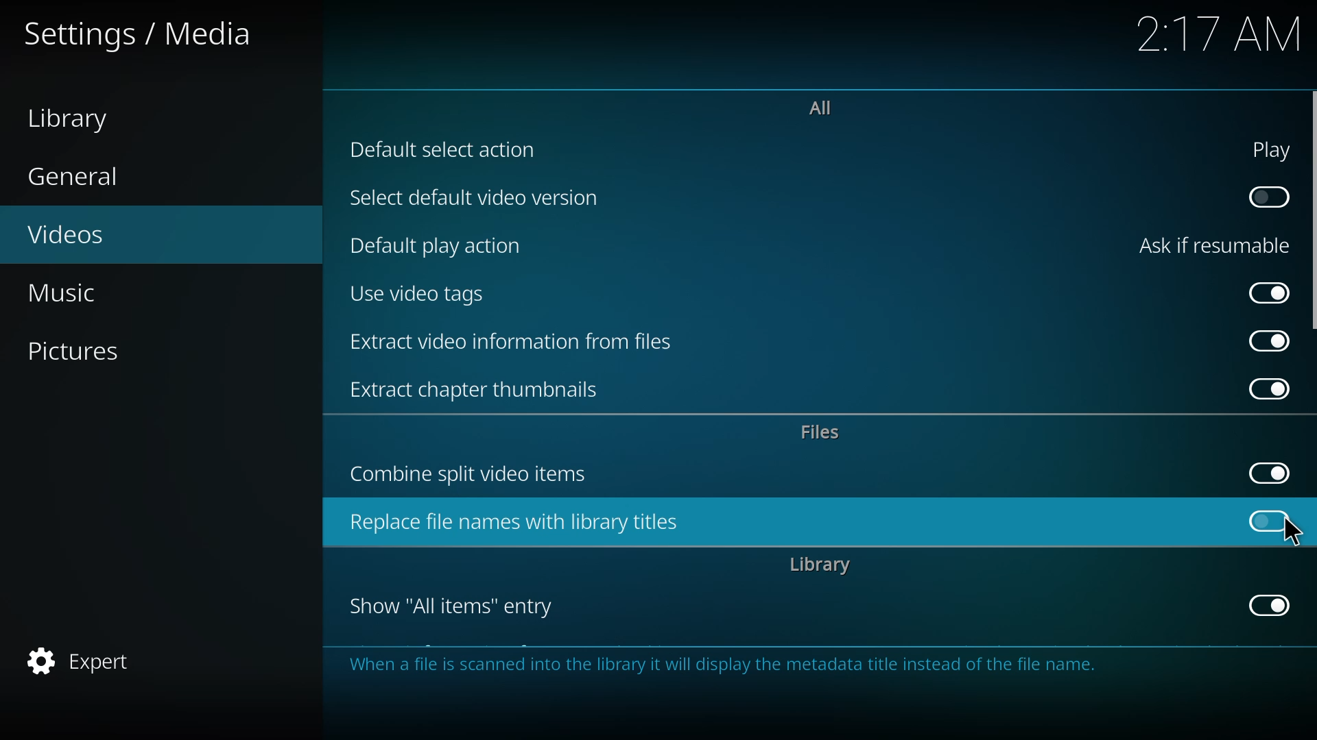 The height and width of the screenshot is (740, 1317). Describe the element at coordinates (1261, 291) in the screenshot. I see `enabled` at that location.